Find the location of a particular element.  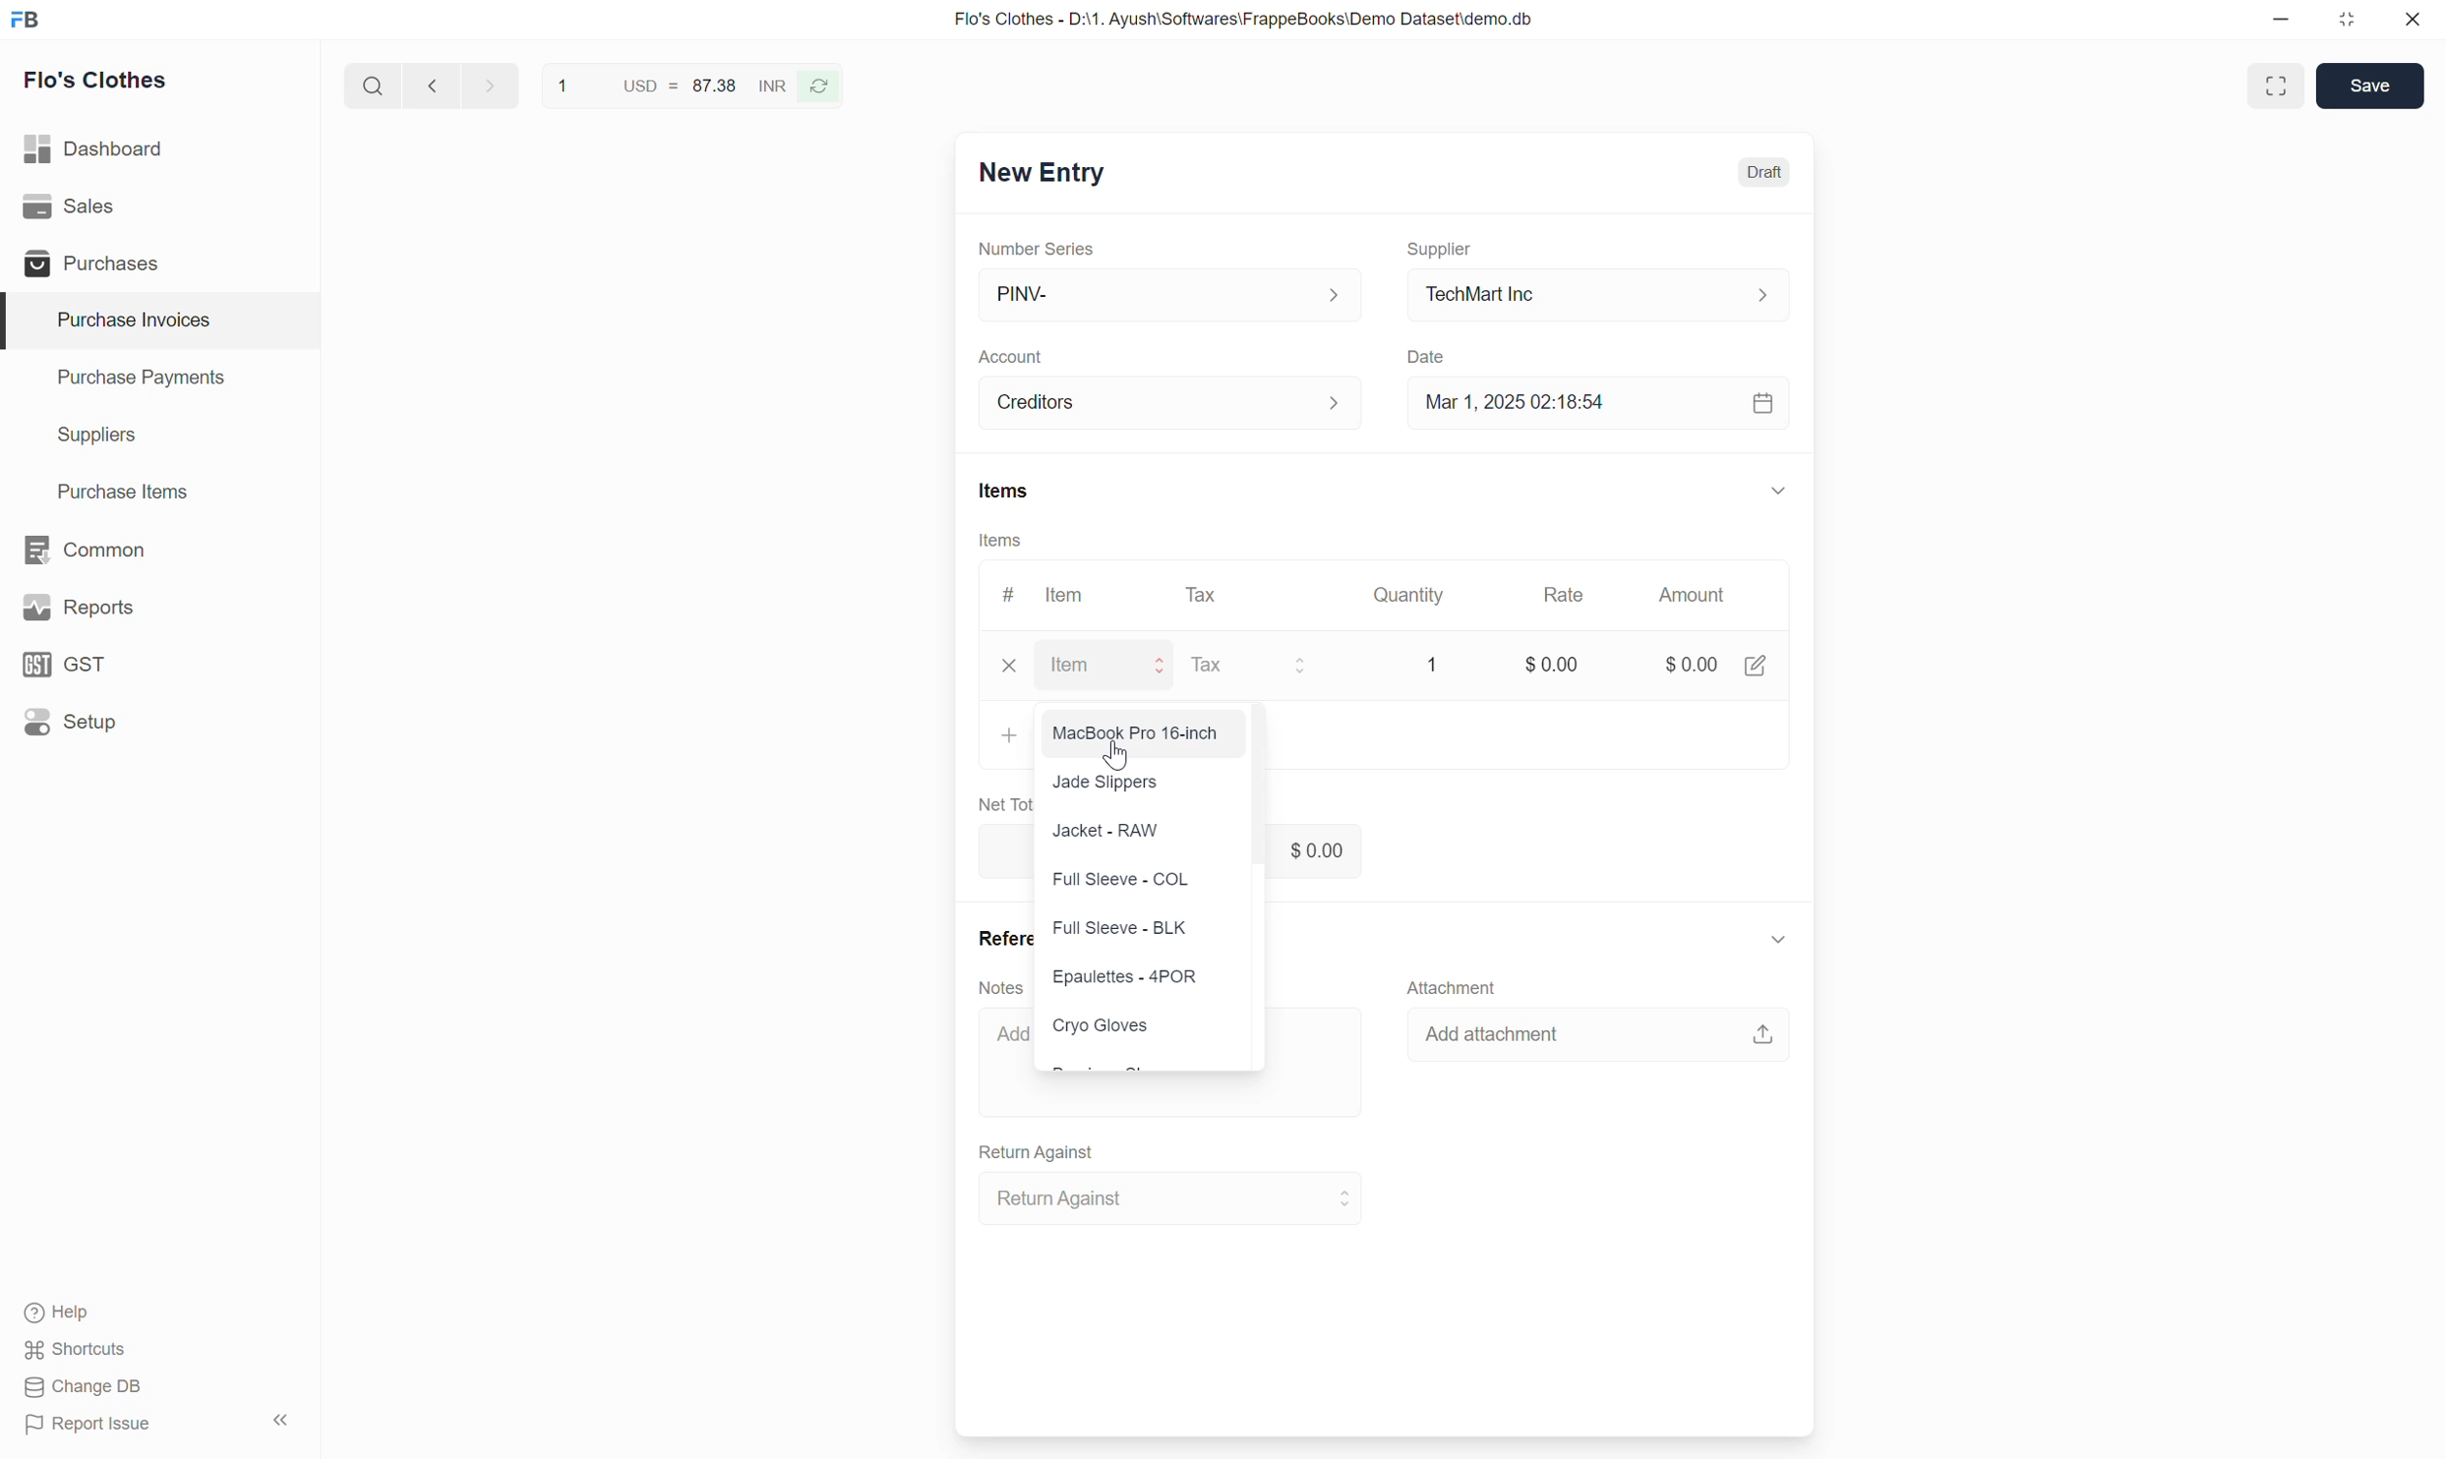

cursor is located at coordinates (1123, 755).